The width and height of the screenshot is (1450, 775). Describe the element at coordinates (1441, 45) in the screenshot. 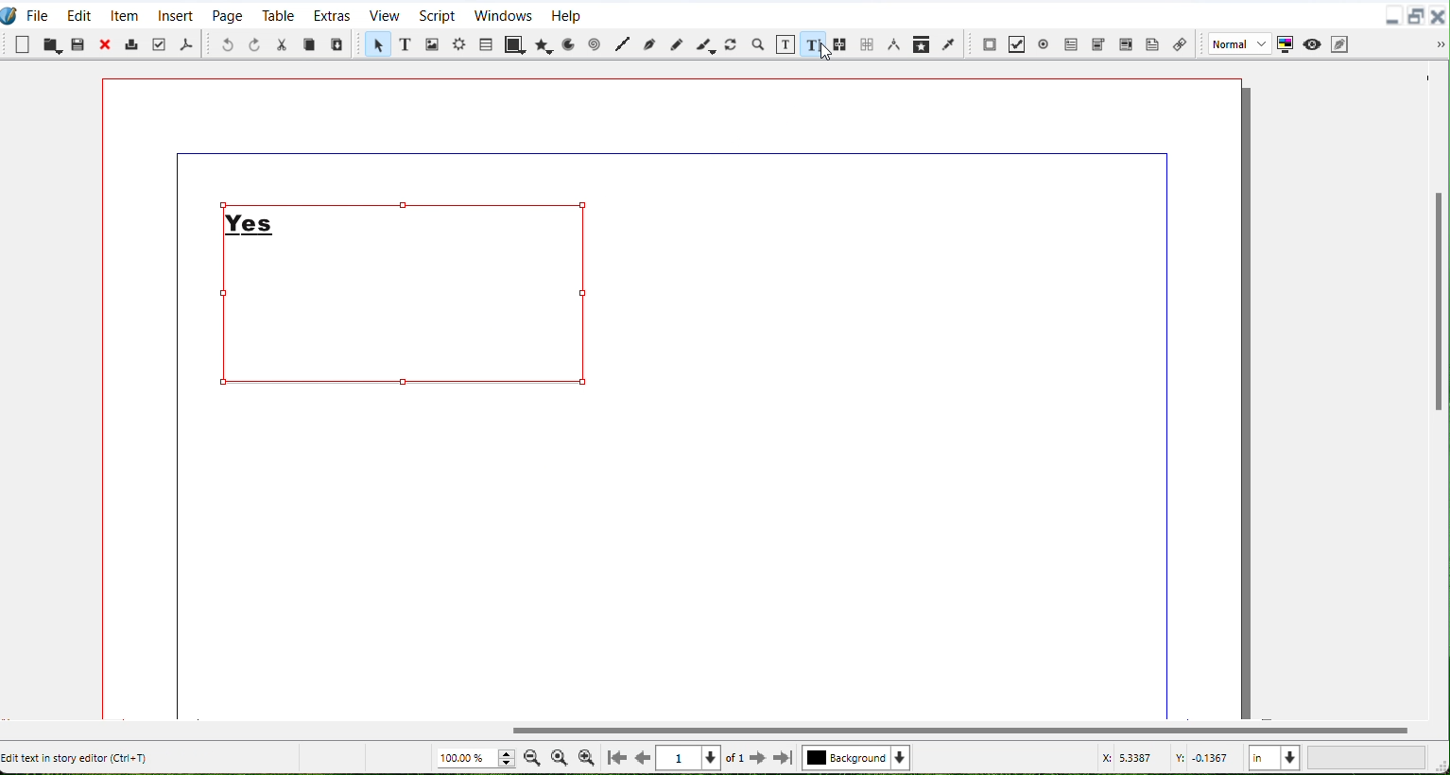

I see `Drop down box` at that location.